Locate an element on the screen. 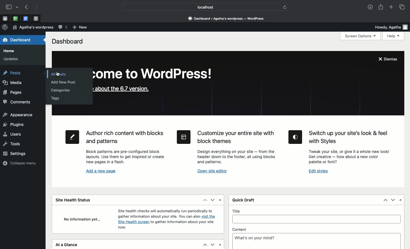 The height and width of the screenshot is (249, 410). Updates is located at coordinates (12, 60).